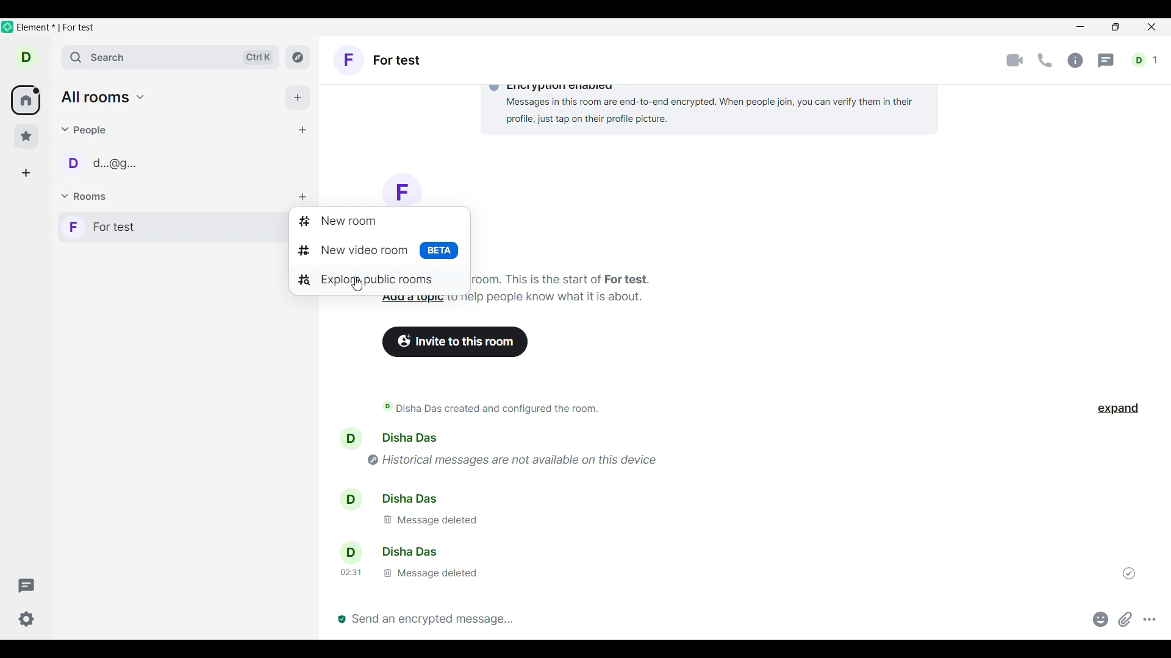 The image size is (1171, 658). What do you see at coordinates (1081, 29) in the screenshot?
I see `Minimize` at bounding box center [1081, 29].